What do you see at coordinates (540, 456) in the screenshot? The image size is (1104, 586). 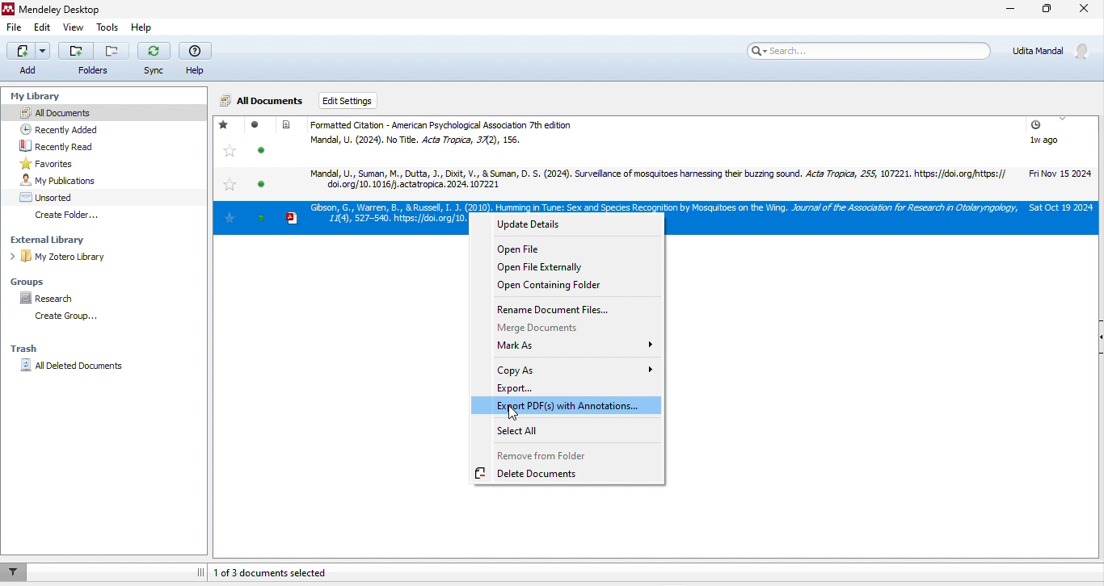 I see `remove from folder` at bounding box center [540, 456].